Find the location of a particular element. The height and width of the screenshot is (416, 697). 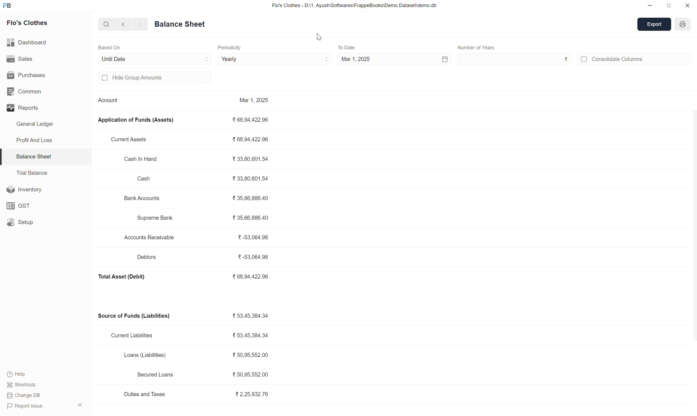

Purchases is located at coordinates (31, 76).